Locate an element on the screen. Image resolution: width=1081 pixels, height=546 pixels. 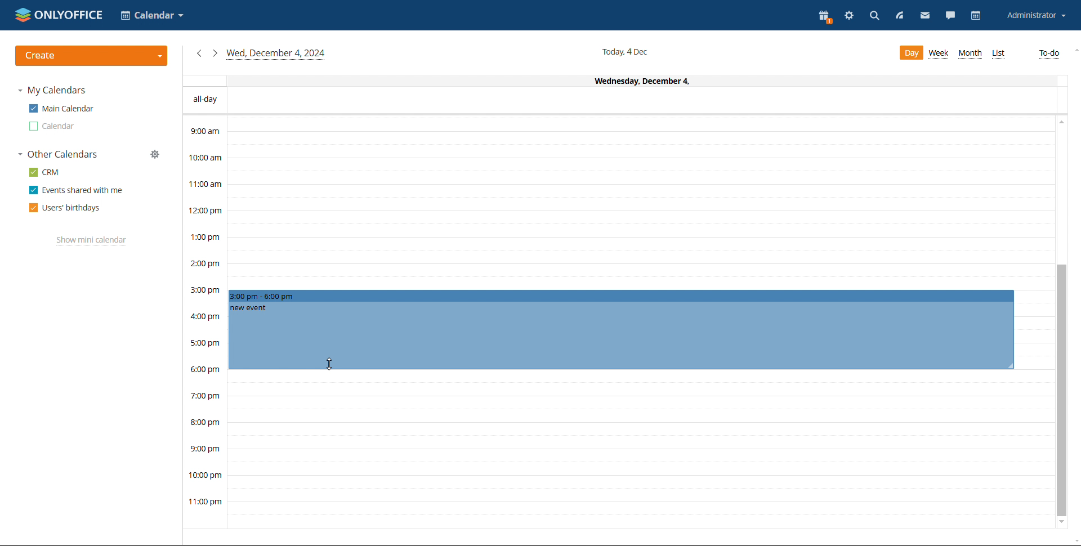
select application is located at coordinates (151, 15).